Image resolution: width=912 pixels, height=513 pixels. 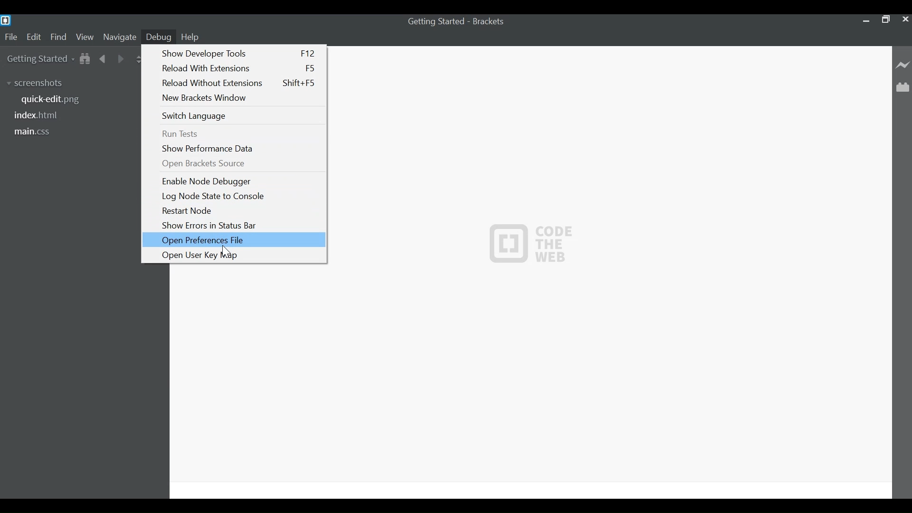 What do you see at coordinates (104, 58) in the screenshot?
I see `Navigate back` at bounding box center [104, 58].